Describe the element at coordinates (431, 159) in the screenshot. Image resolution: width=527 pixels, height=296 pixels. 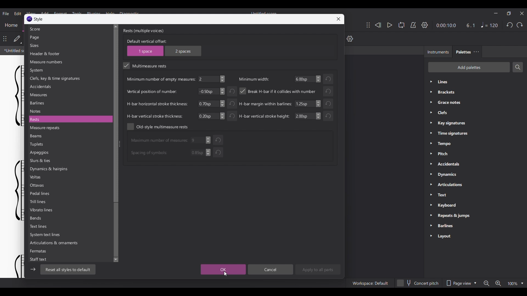
I see `Expand respective palette` at that location.